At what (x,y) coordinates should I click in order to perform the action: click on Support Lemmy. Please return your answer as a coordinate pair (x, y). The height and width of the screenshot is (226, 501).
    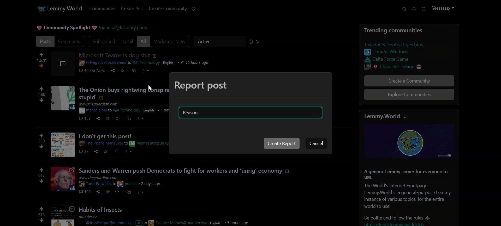
    Looking at the image, I should click on (194, 9).